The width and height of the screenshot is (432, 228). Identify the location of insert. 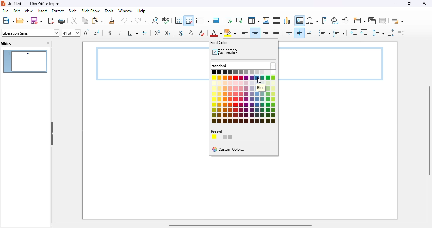
(42, 11).